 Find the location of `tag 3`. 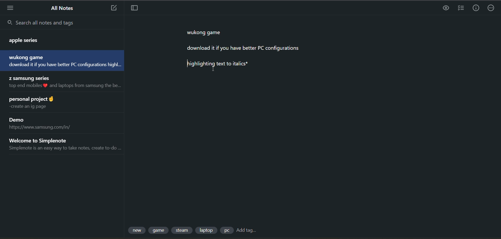

tag 3 is located at coordinates (183, 230).